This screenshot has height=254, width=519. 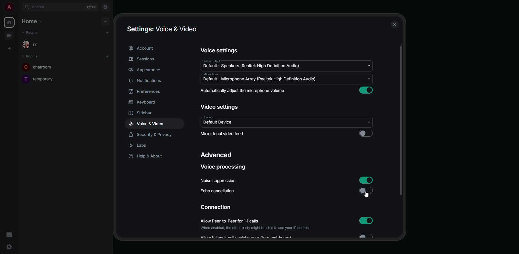 What do you see at coordinates (218, 156) in the screenshot?
I see `advanced` at bounding box center [218, 156].